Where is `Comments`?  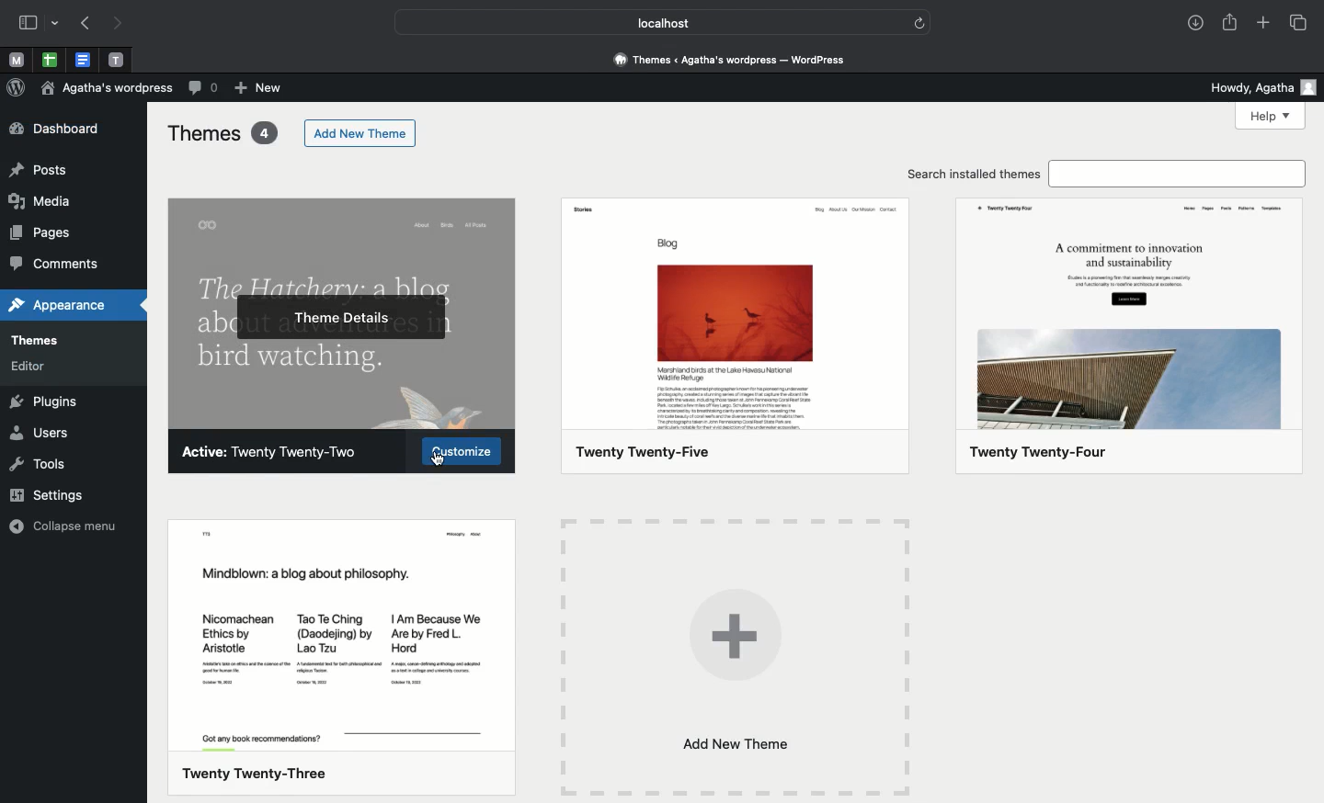 Comments is located at coordinates (203, 87).